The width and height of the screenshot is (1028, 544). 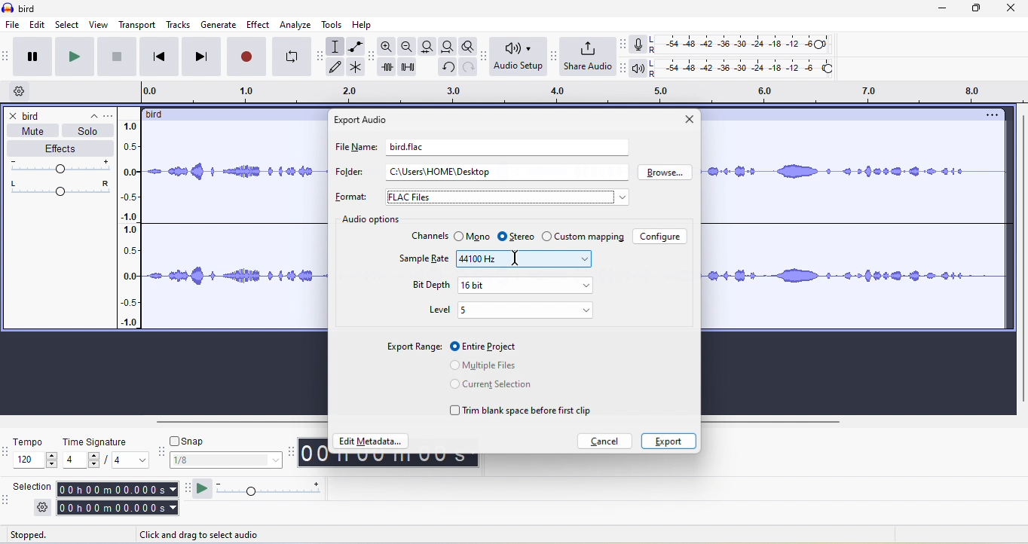 What do you see at coordinates (339, 68) in the screenshot?
I see `draw tool` at bounding box center [339, 68].